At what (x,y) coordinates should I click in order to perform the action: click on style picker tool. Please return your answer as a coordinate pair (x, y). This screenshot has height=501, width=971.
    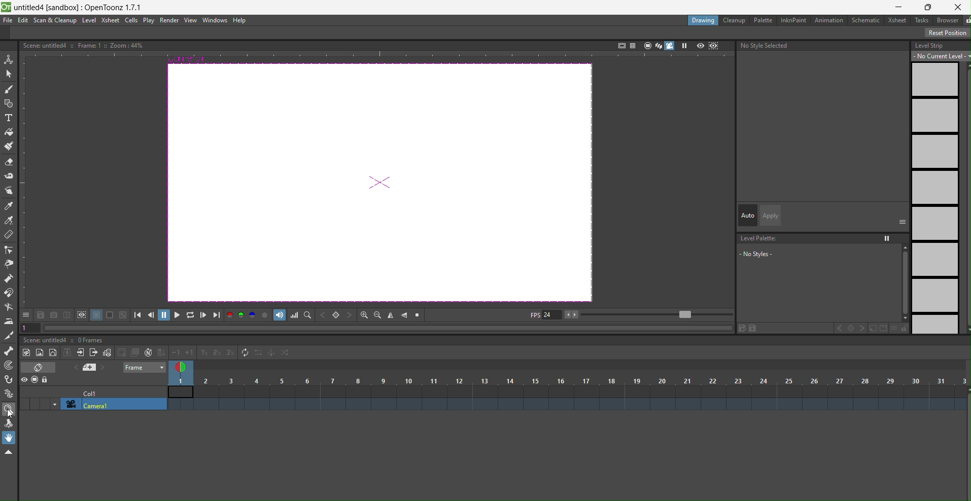
    Looking at the image, I should click on (11, 190).